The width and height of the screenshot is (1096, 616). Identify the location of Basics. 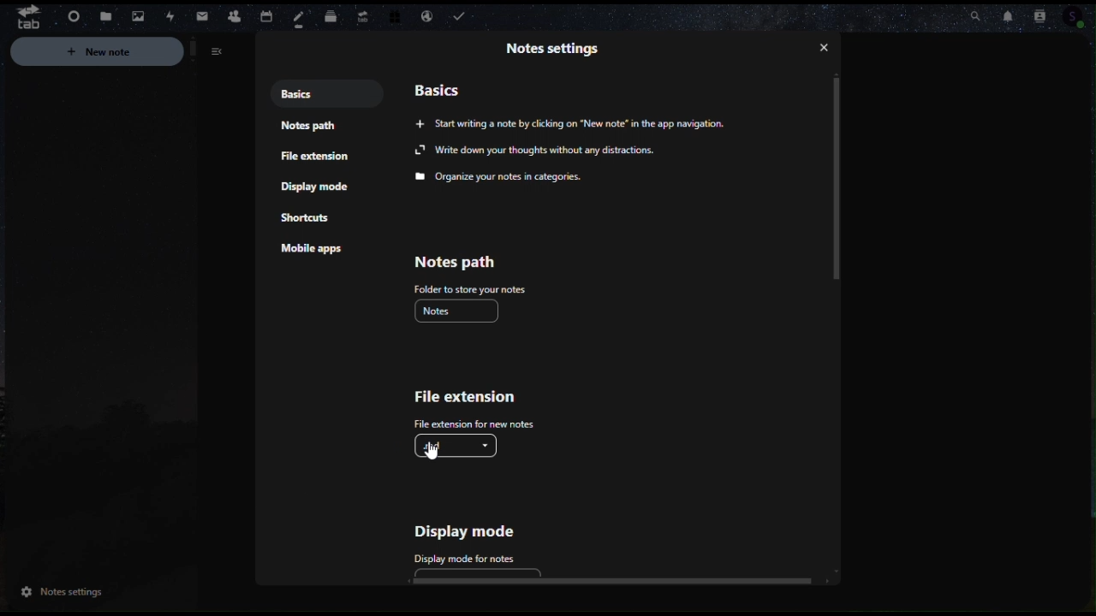
(307, 88).